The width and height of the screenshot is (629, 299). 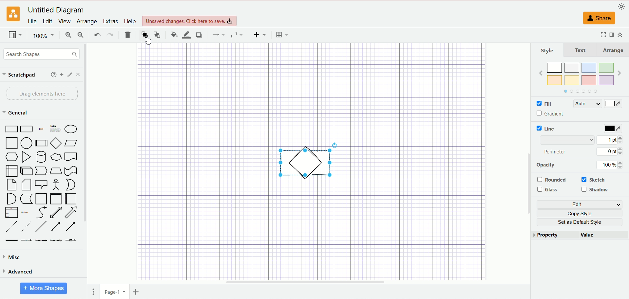 What do you see at coordinates (594, 179) in the screenshot?
I see `sketch` at bounding box center [594, 179].